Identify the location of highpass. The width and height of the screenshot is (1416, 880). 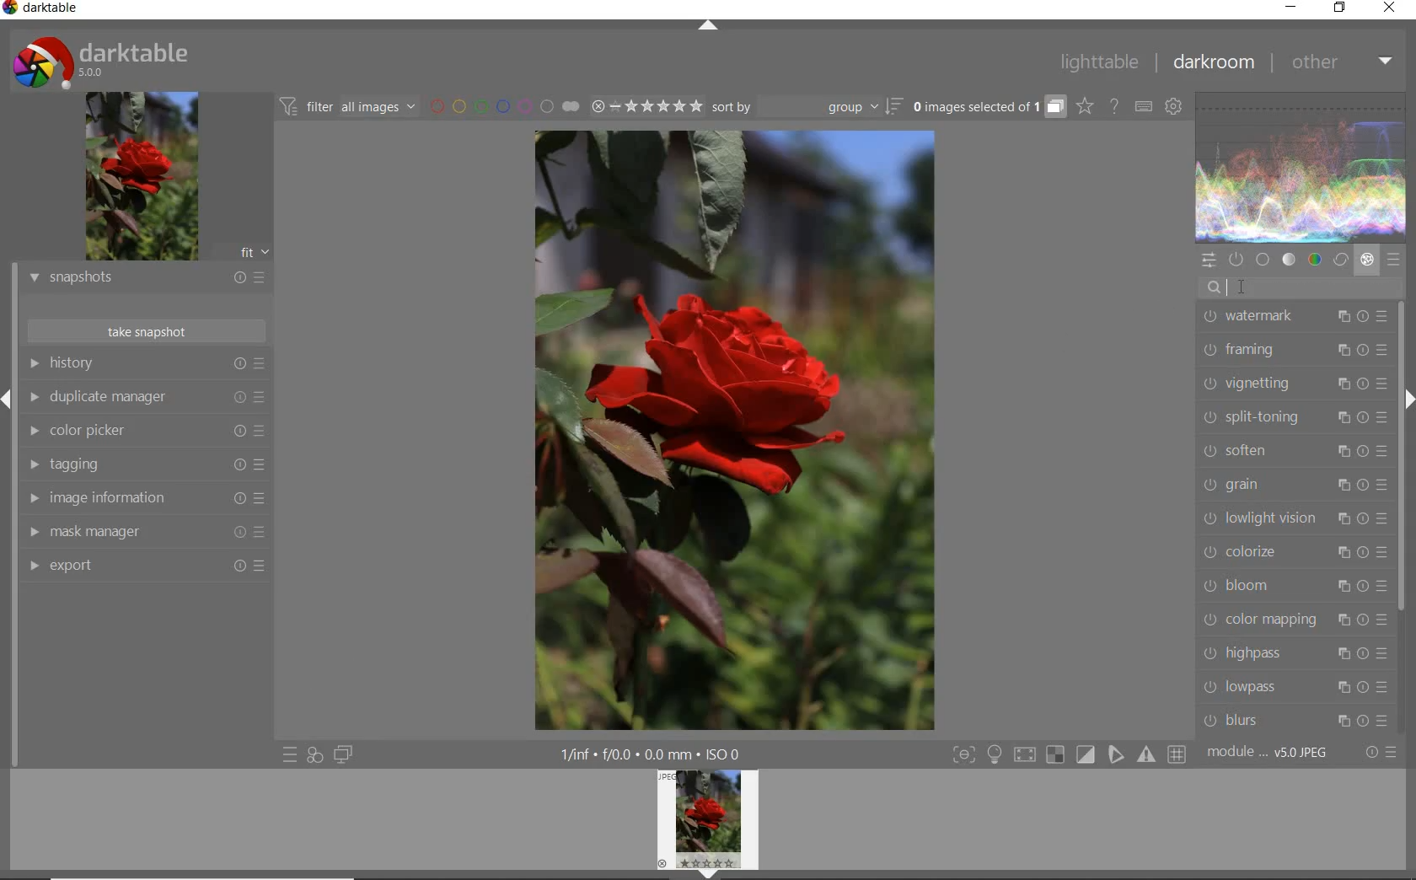
(1296, 653).